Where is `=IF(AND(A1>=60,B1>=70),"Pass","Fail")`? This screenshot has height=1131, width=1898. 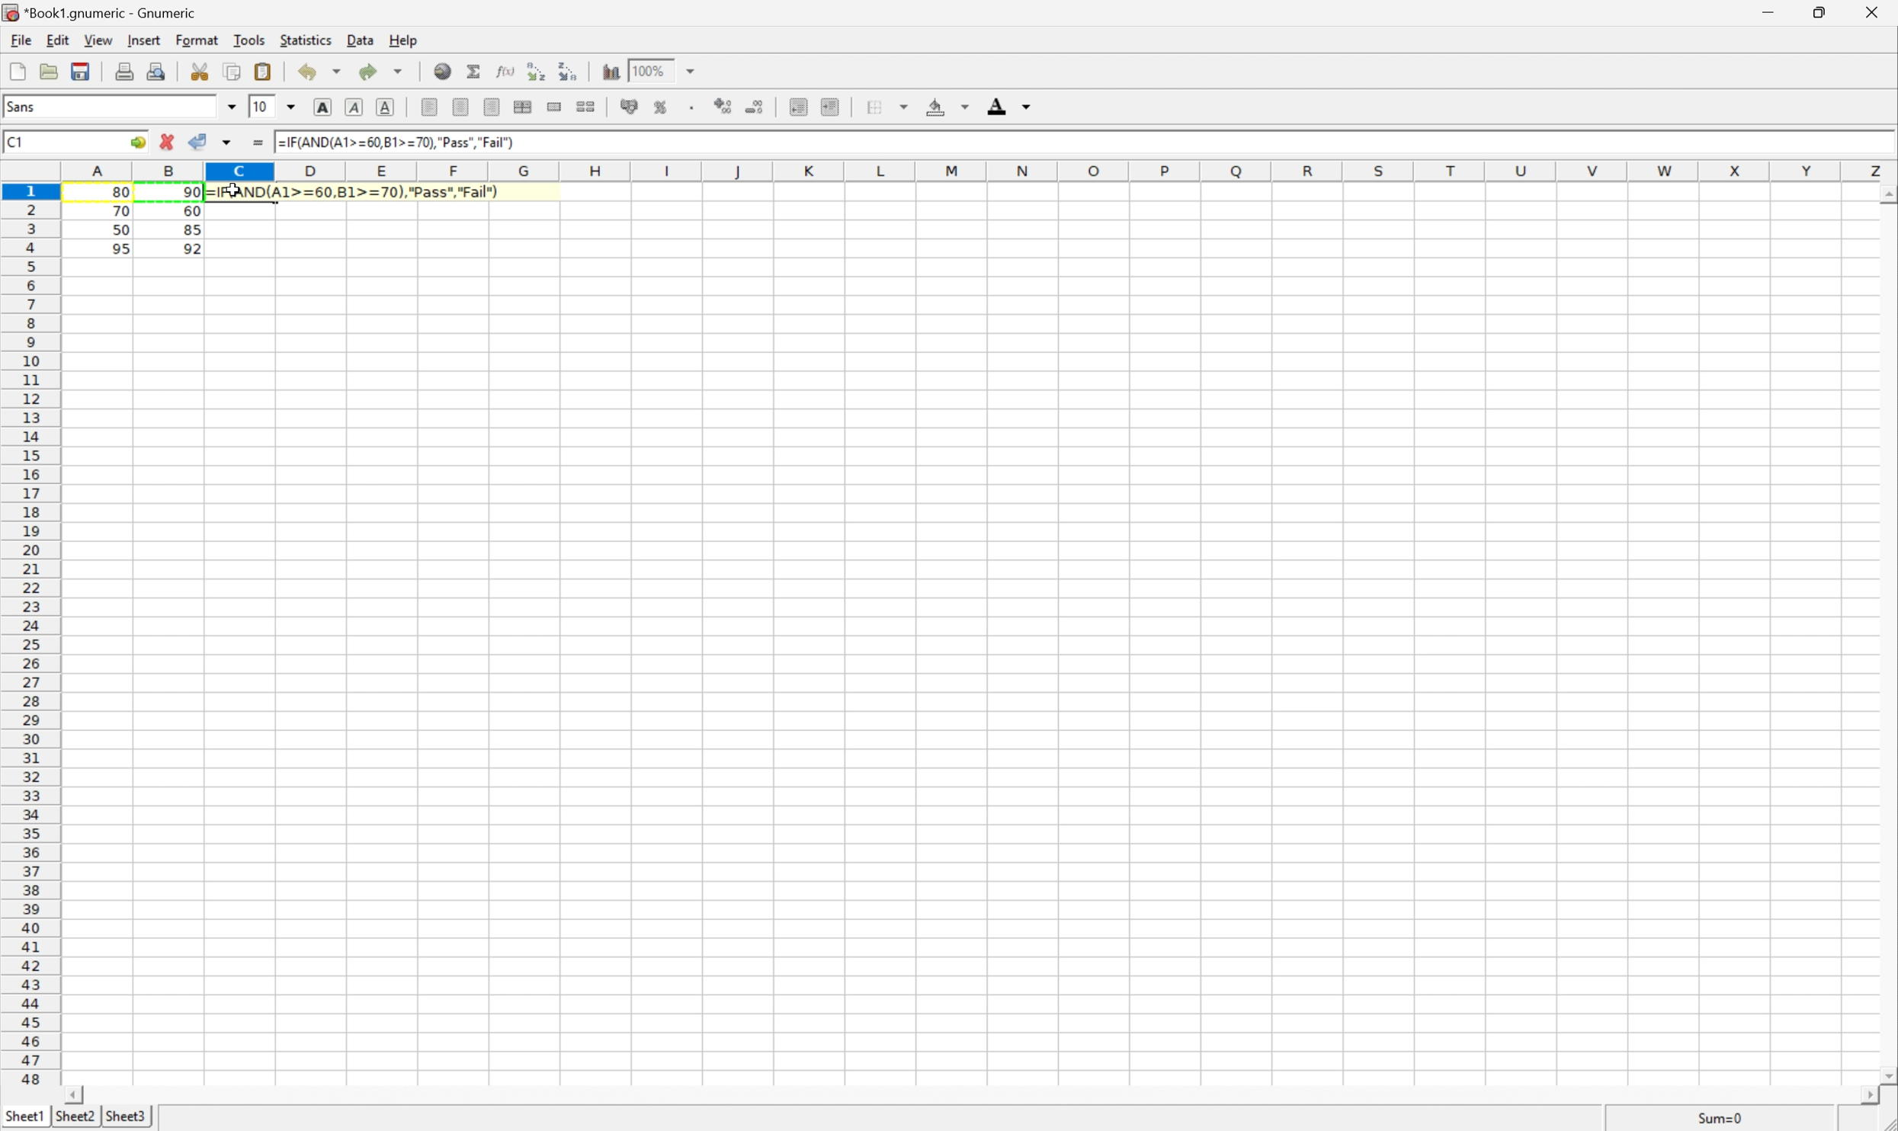
=IF(AND(A1>=60,B1>=70),"Pass","Fail") is located at coordinates (398, 142).